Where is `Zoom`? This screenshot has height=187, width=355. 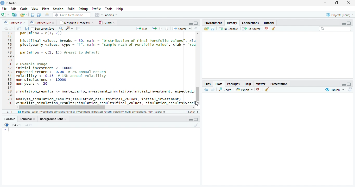
Zoom is located at coordinates (225, 89).